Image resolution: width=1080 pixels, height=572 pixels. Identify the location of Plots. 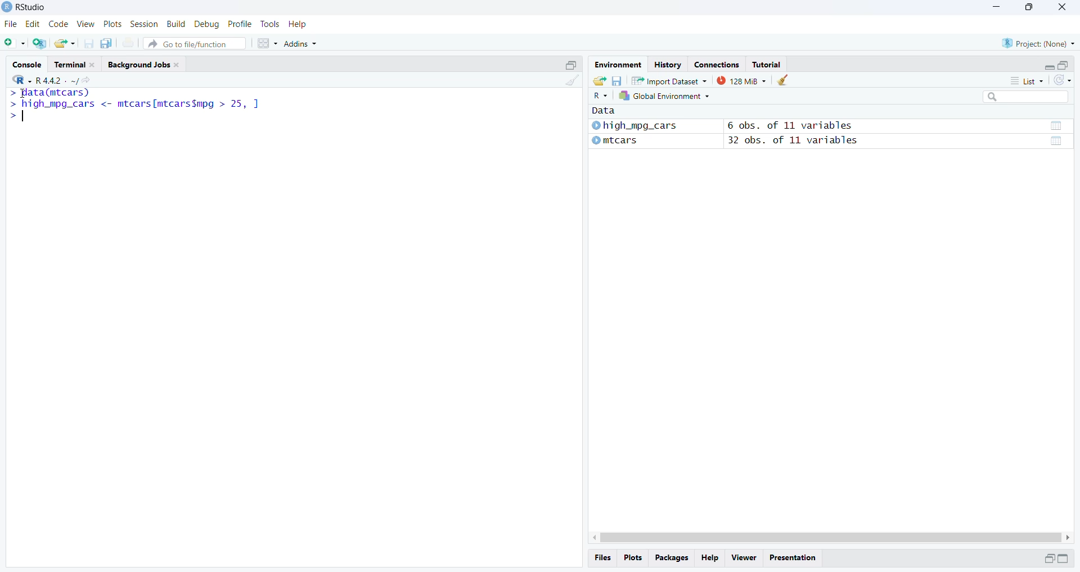
(632, 557).